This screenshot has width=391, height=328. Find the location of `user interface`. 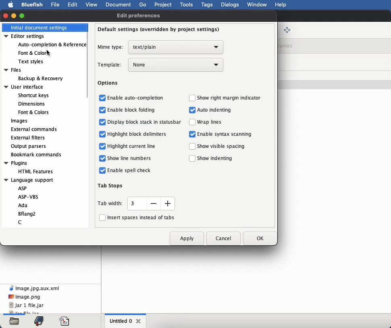

user interface is located at coordinates (28, 100).